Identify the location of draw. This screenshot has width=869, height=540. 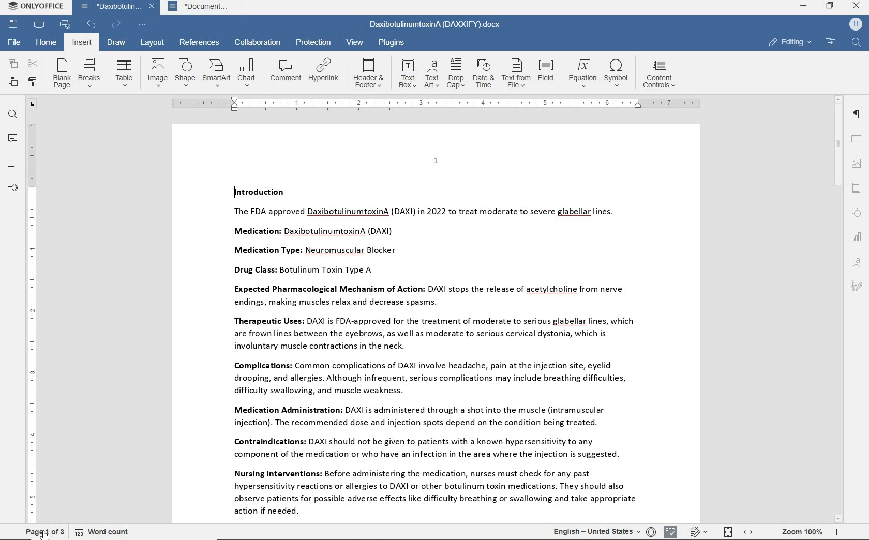
(117, 43).